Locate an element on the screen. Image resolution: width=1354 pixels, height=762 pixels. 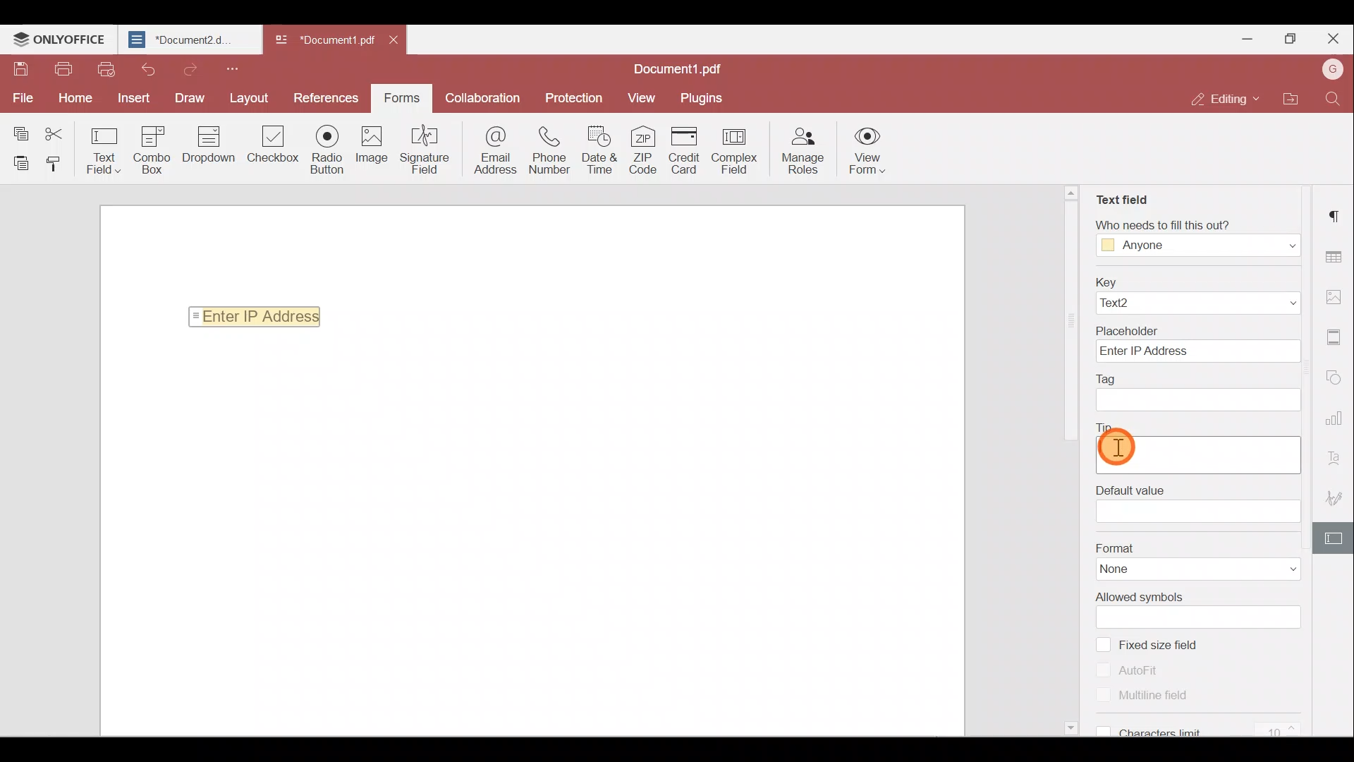
checkbox is located at coordinates (1102, 643).